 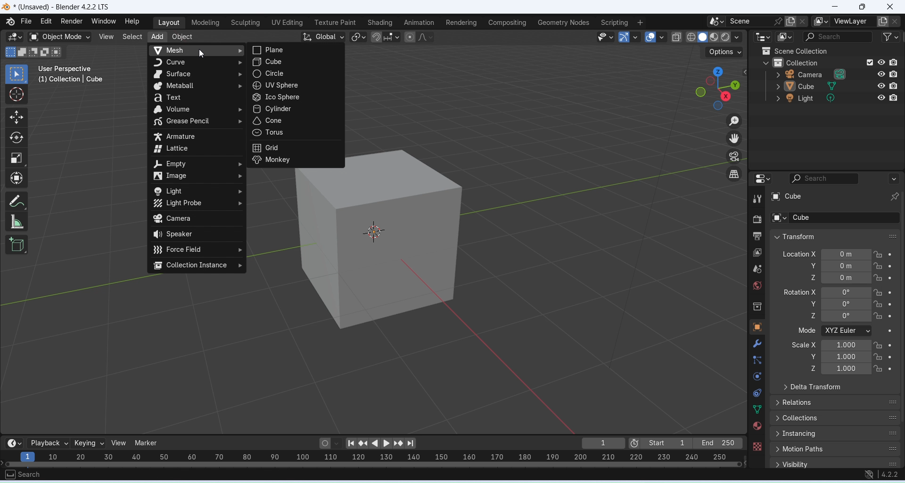 I want to click on Switch the current view, so click(x=735, y=174).